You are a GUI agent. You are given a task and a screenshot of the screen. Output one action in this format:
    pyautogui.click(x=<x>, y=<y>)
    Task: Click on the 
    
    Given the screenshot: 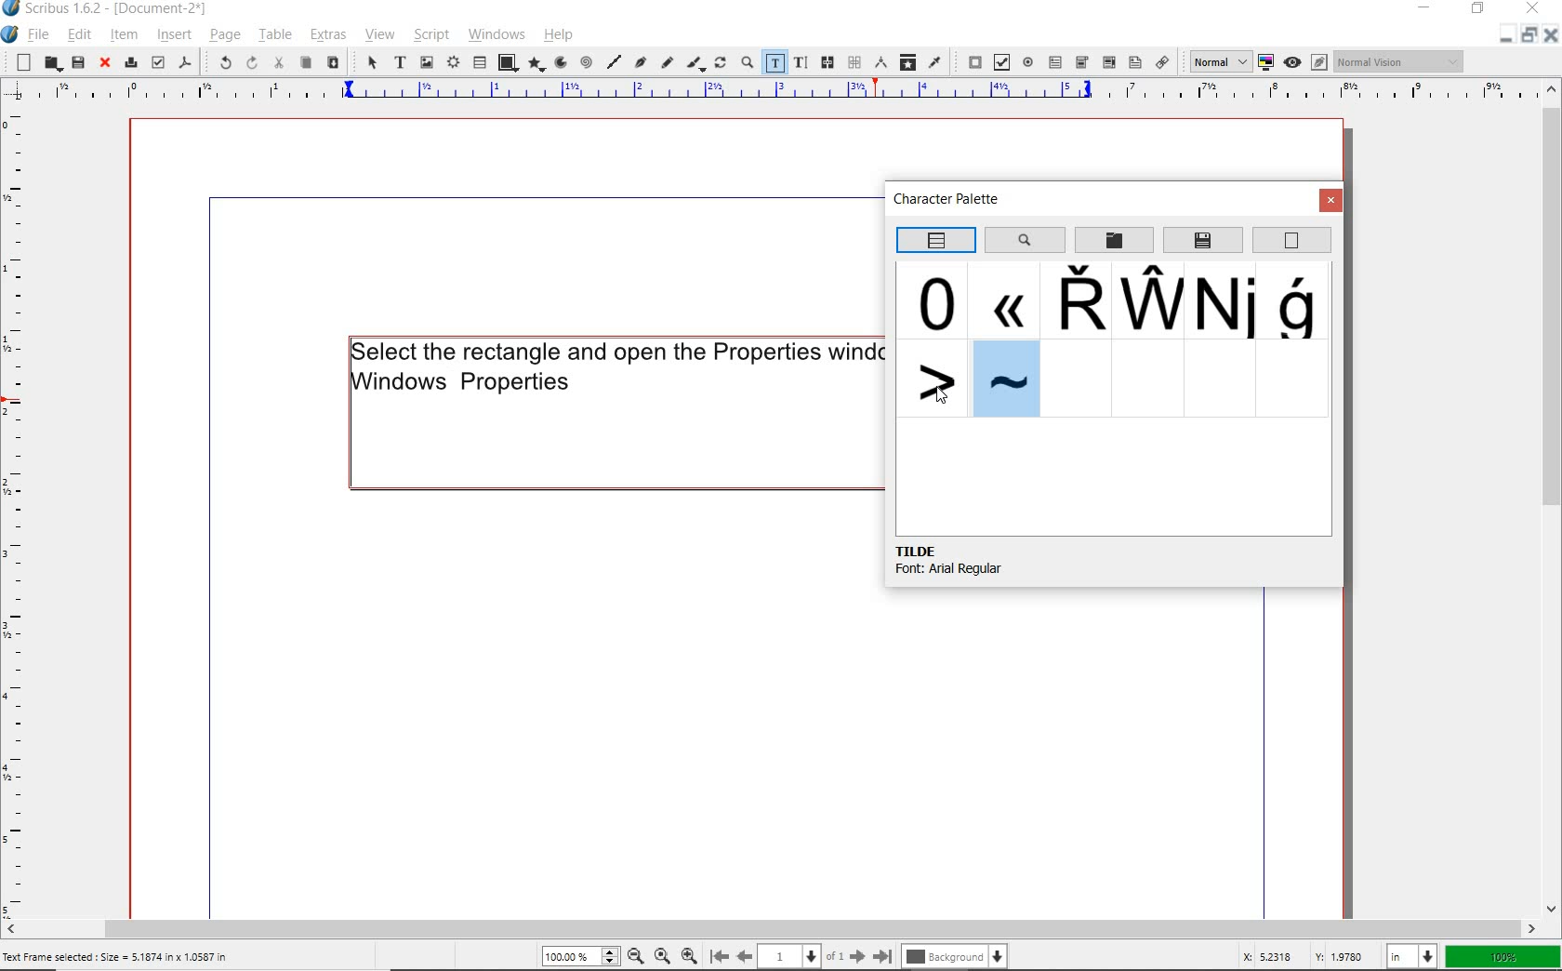 What is the action you would take?
    pyautogui.click(x=1002, y=378)
    